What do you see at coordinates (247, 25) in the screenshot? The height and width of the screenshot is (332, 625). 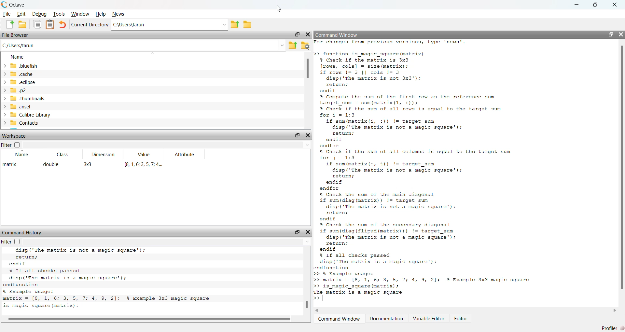 I see `Folder` at bounding box center [247, 25].